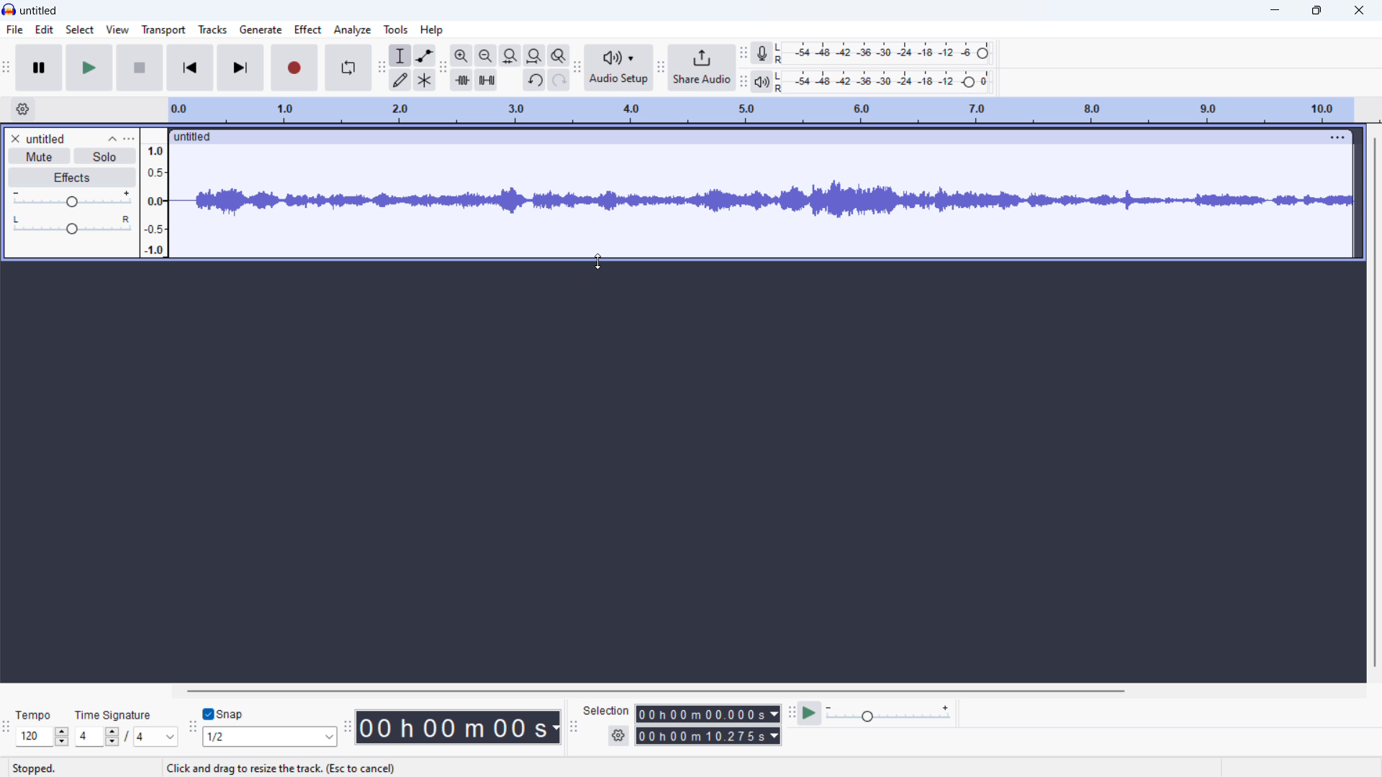  I want to click on undo, so click(534, 81).